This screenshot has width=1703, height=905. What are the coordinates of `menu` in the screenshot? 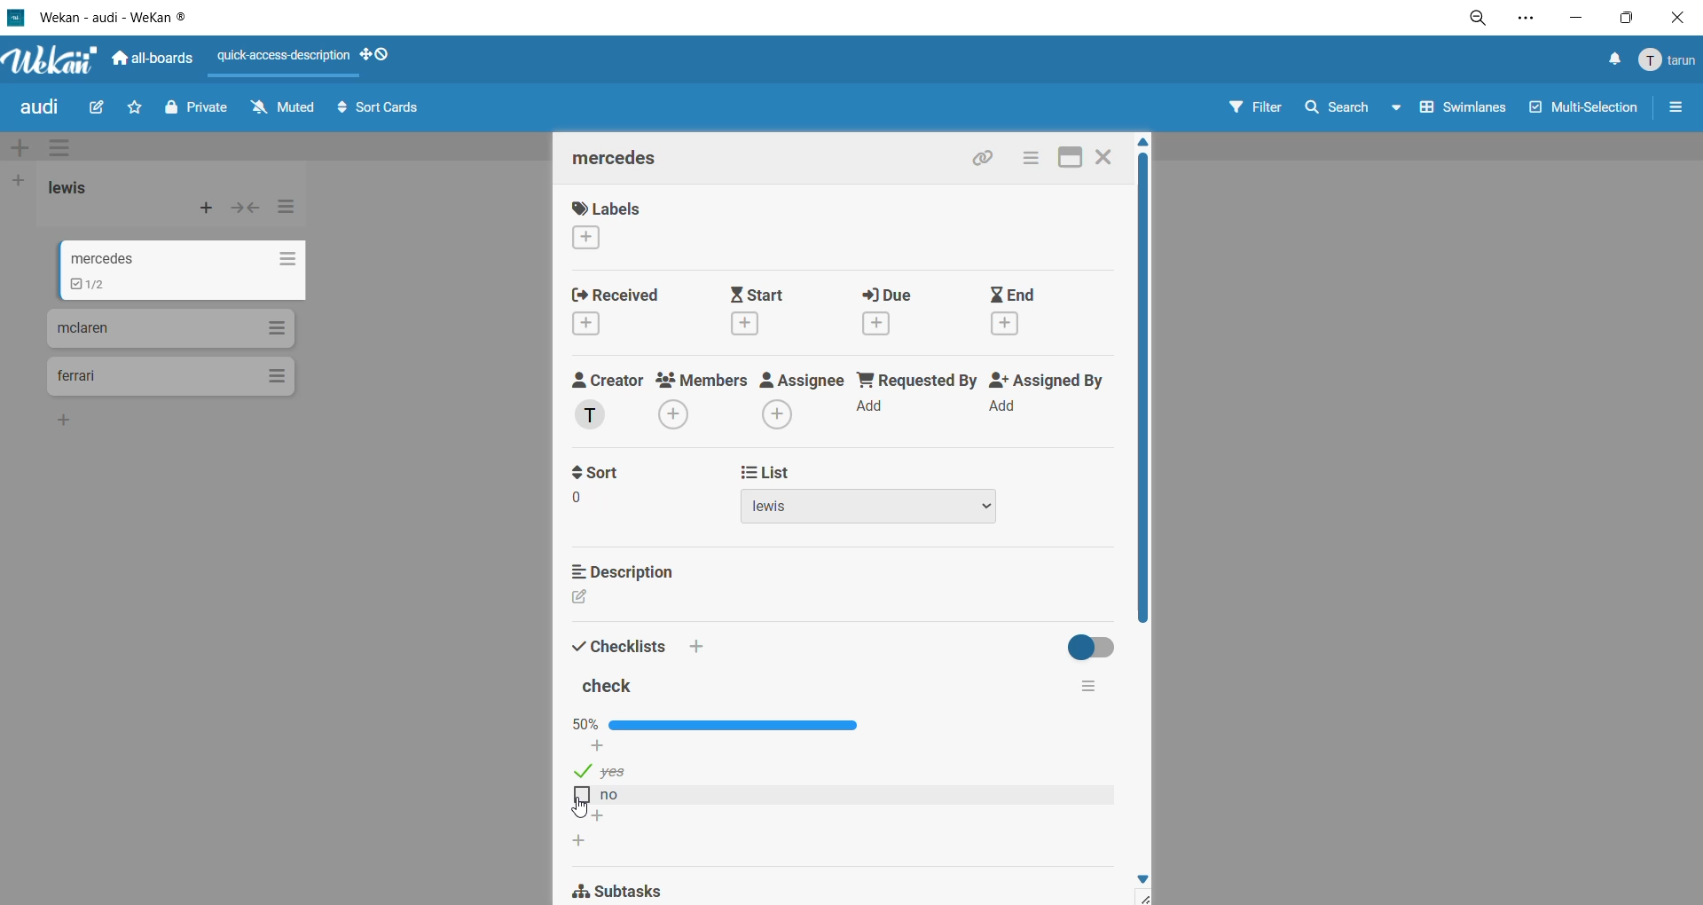 It's located at (1665, 60).